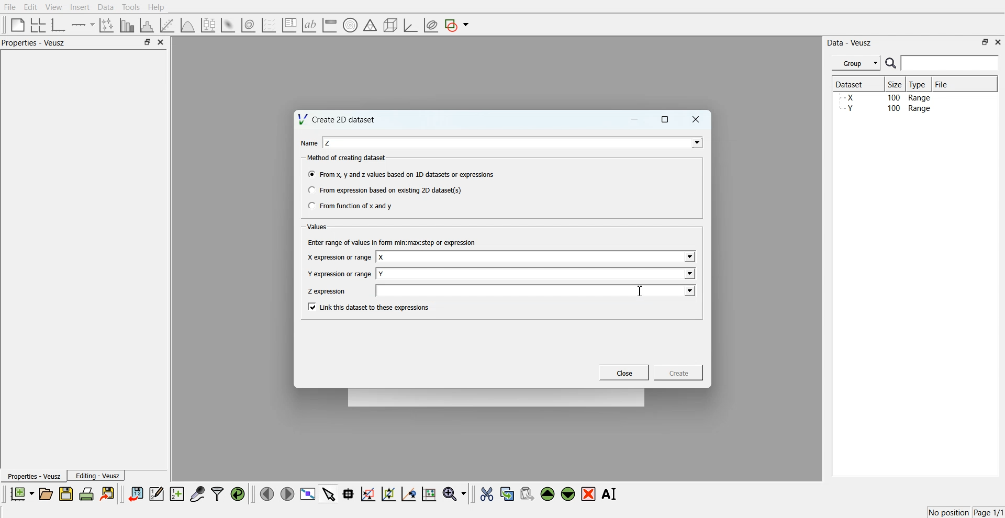  I want to click on Close, so click(999, 41).